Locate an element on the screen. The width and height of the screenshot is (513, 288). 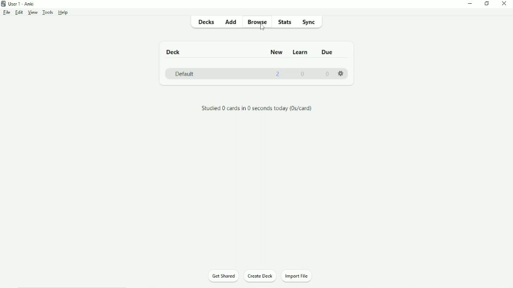
Get Shared is located at coordinates (222, 277).